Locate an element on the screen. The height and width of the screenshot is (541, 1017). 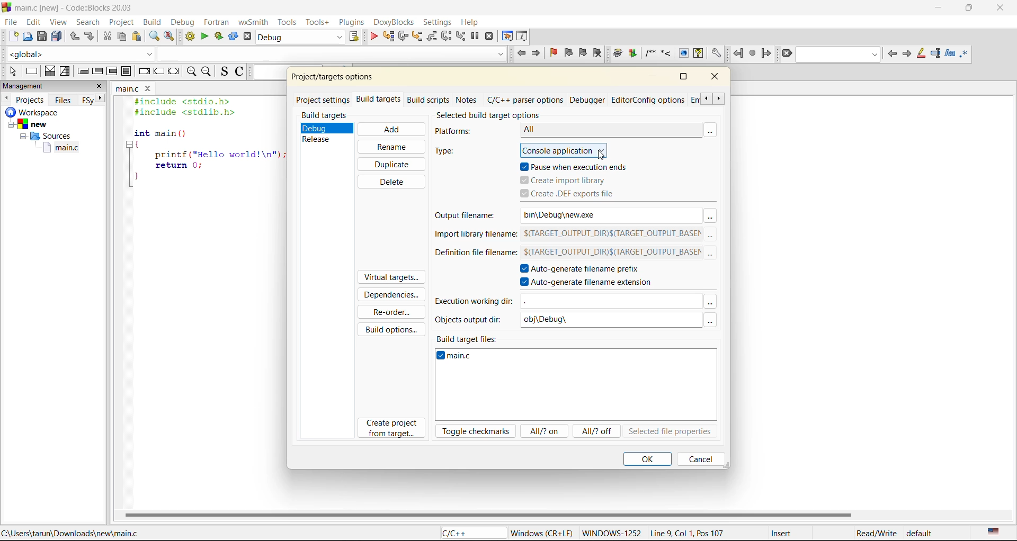
cursor is located at coordinates (603, 155).